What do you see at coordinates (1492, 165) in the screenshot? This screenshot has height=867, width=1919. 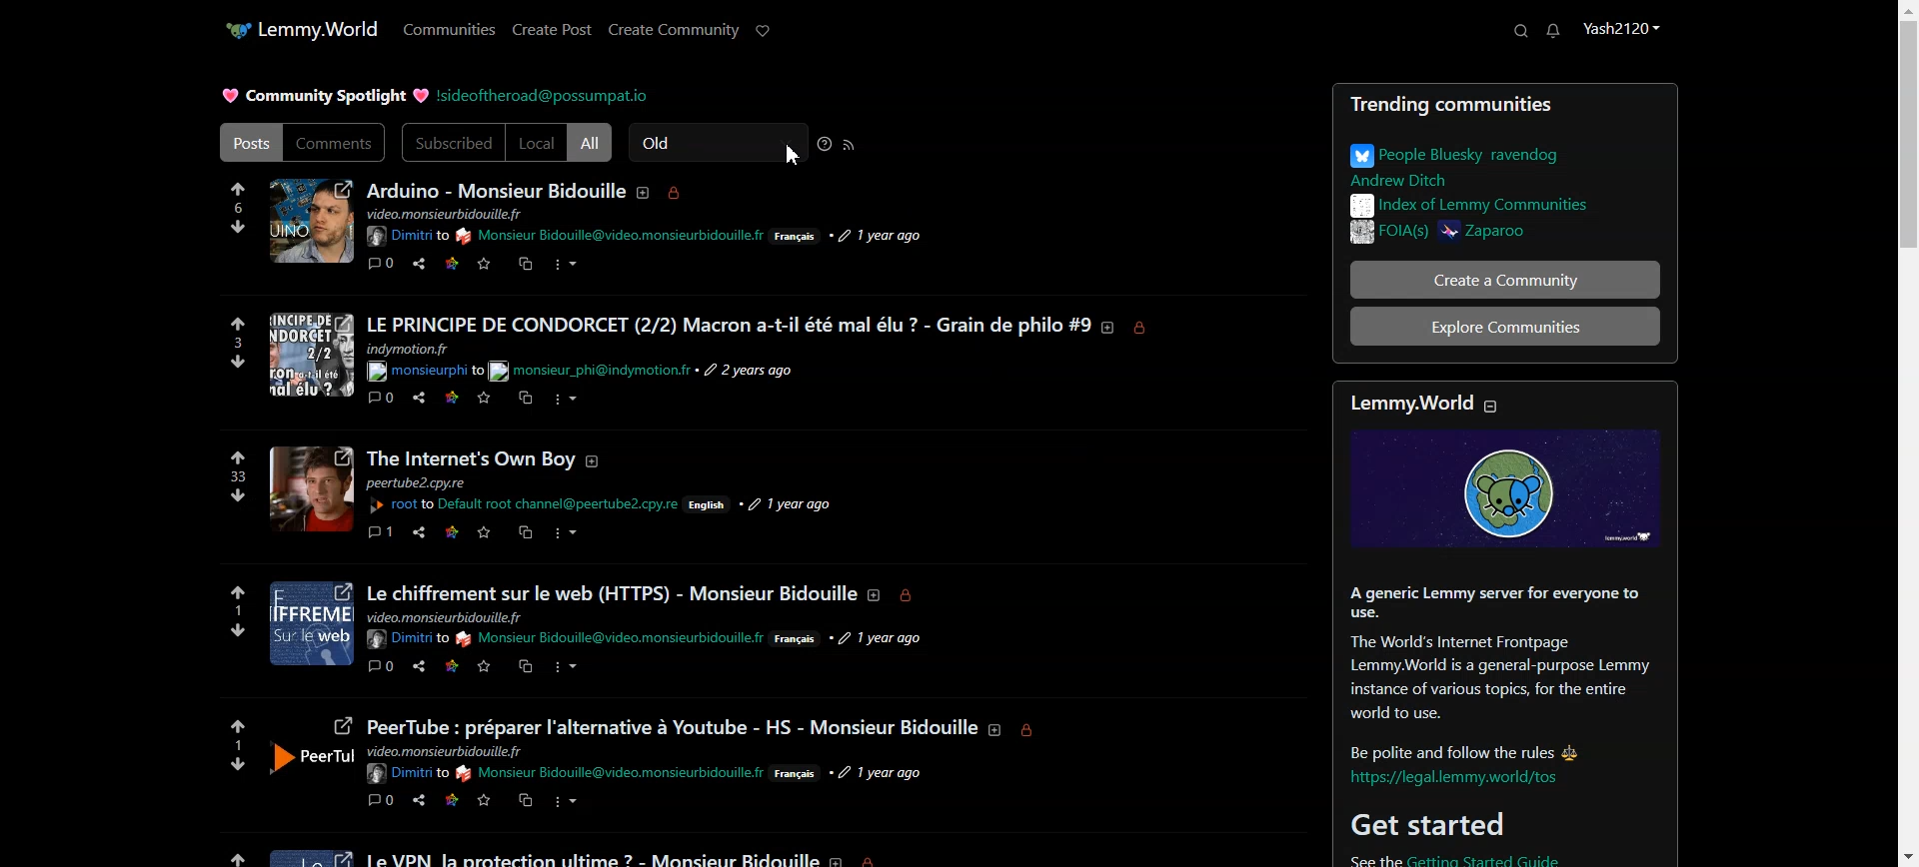 I see `Text` at bounding box center [1492, 165].